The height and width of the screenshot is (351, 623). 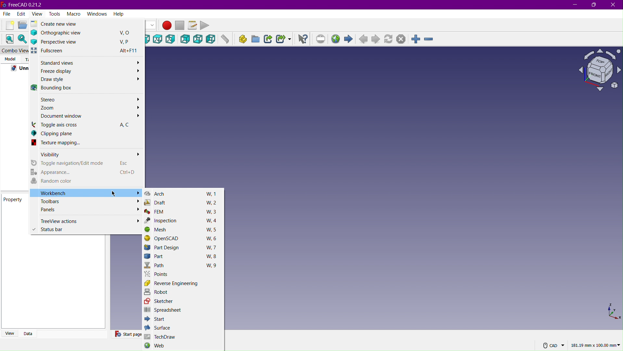 What do you see at coordinates (86, 126) in the screenshot?
I see `Toggle axis cross AC` at bounding box center [86, 126].